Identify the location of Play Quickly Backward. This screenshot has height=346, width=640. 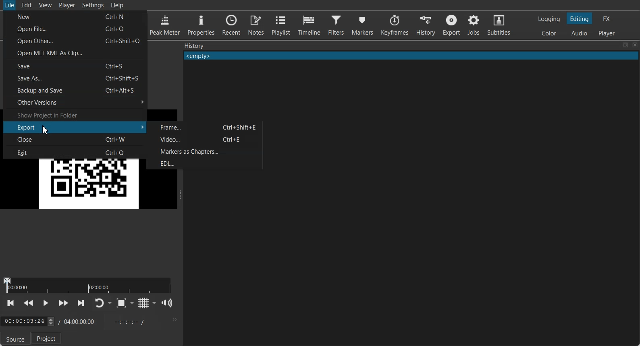
(29, 303).